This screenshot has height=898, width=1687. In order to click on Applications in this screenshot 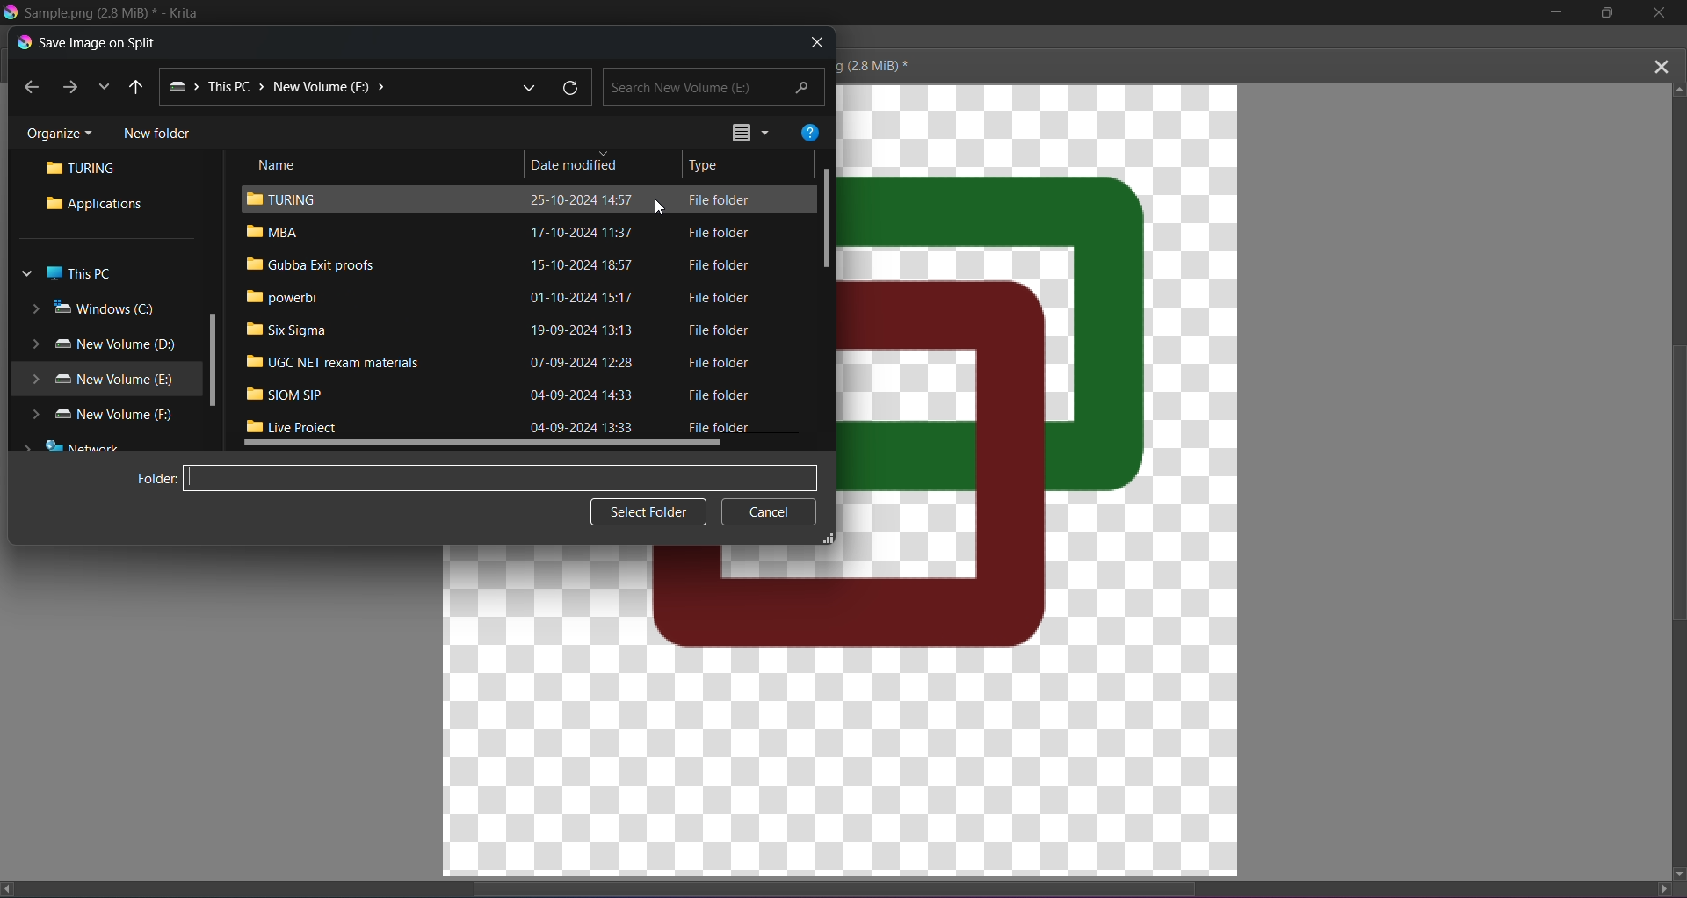, I will do `click(93, 205)`.